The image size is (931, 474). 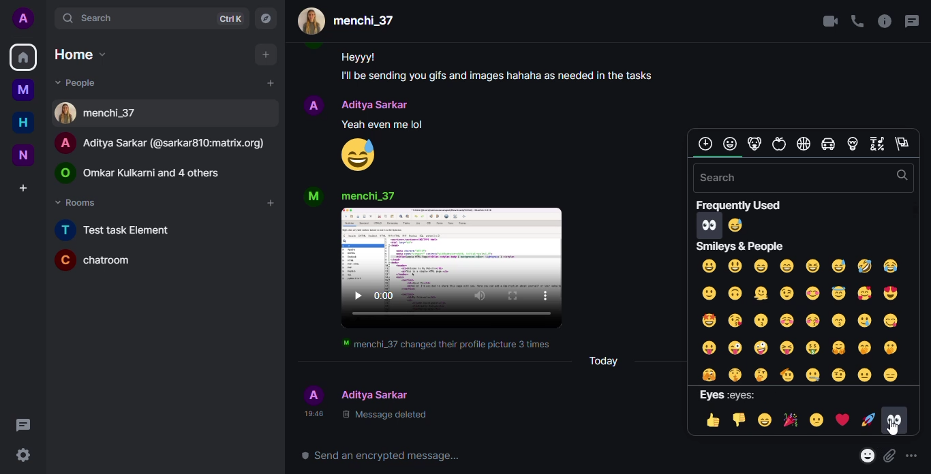 What do you see at coordinates (166, 143) in the screenshot?
I see `people` at bounding box center [166, 143].